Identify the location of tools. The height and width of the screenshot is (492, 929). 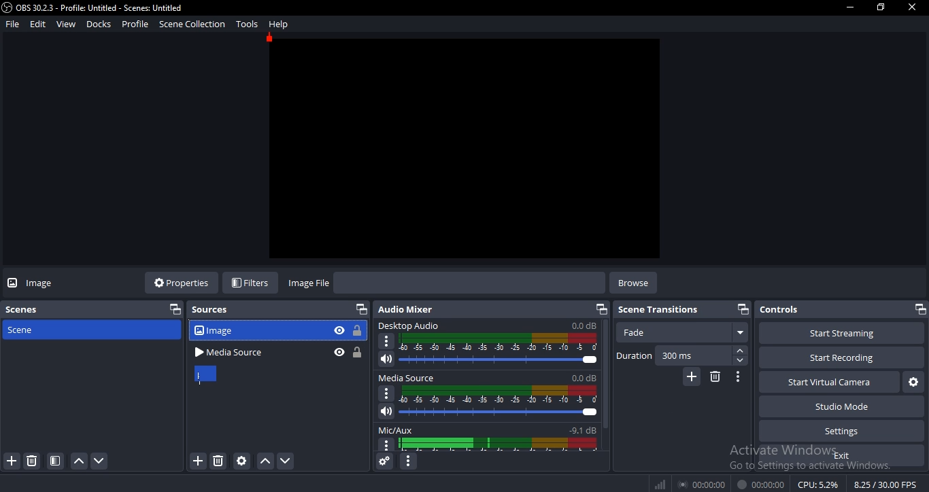
(247, 24).